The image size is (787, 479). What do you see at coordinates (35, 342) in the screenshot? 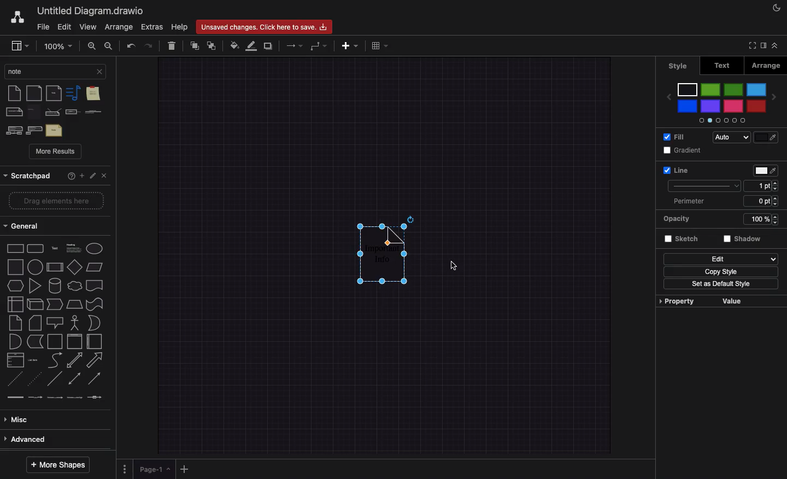
I see `data storage` at bounding box center [35, 342].